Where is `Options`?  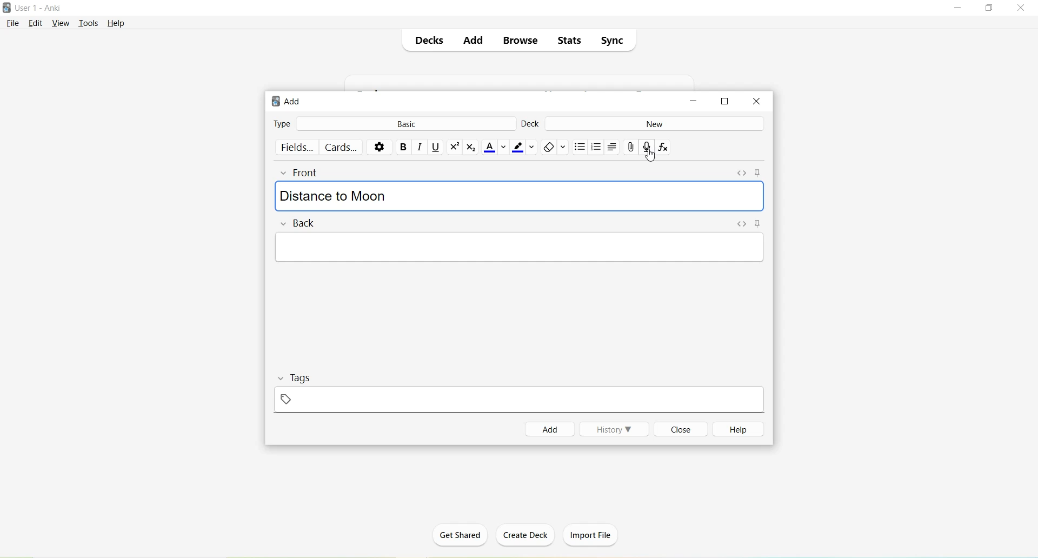
Options is located at coordinates (378, 147).